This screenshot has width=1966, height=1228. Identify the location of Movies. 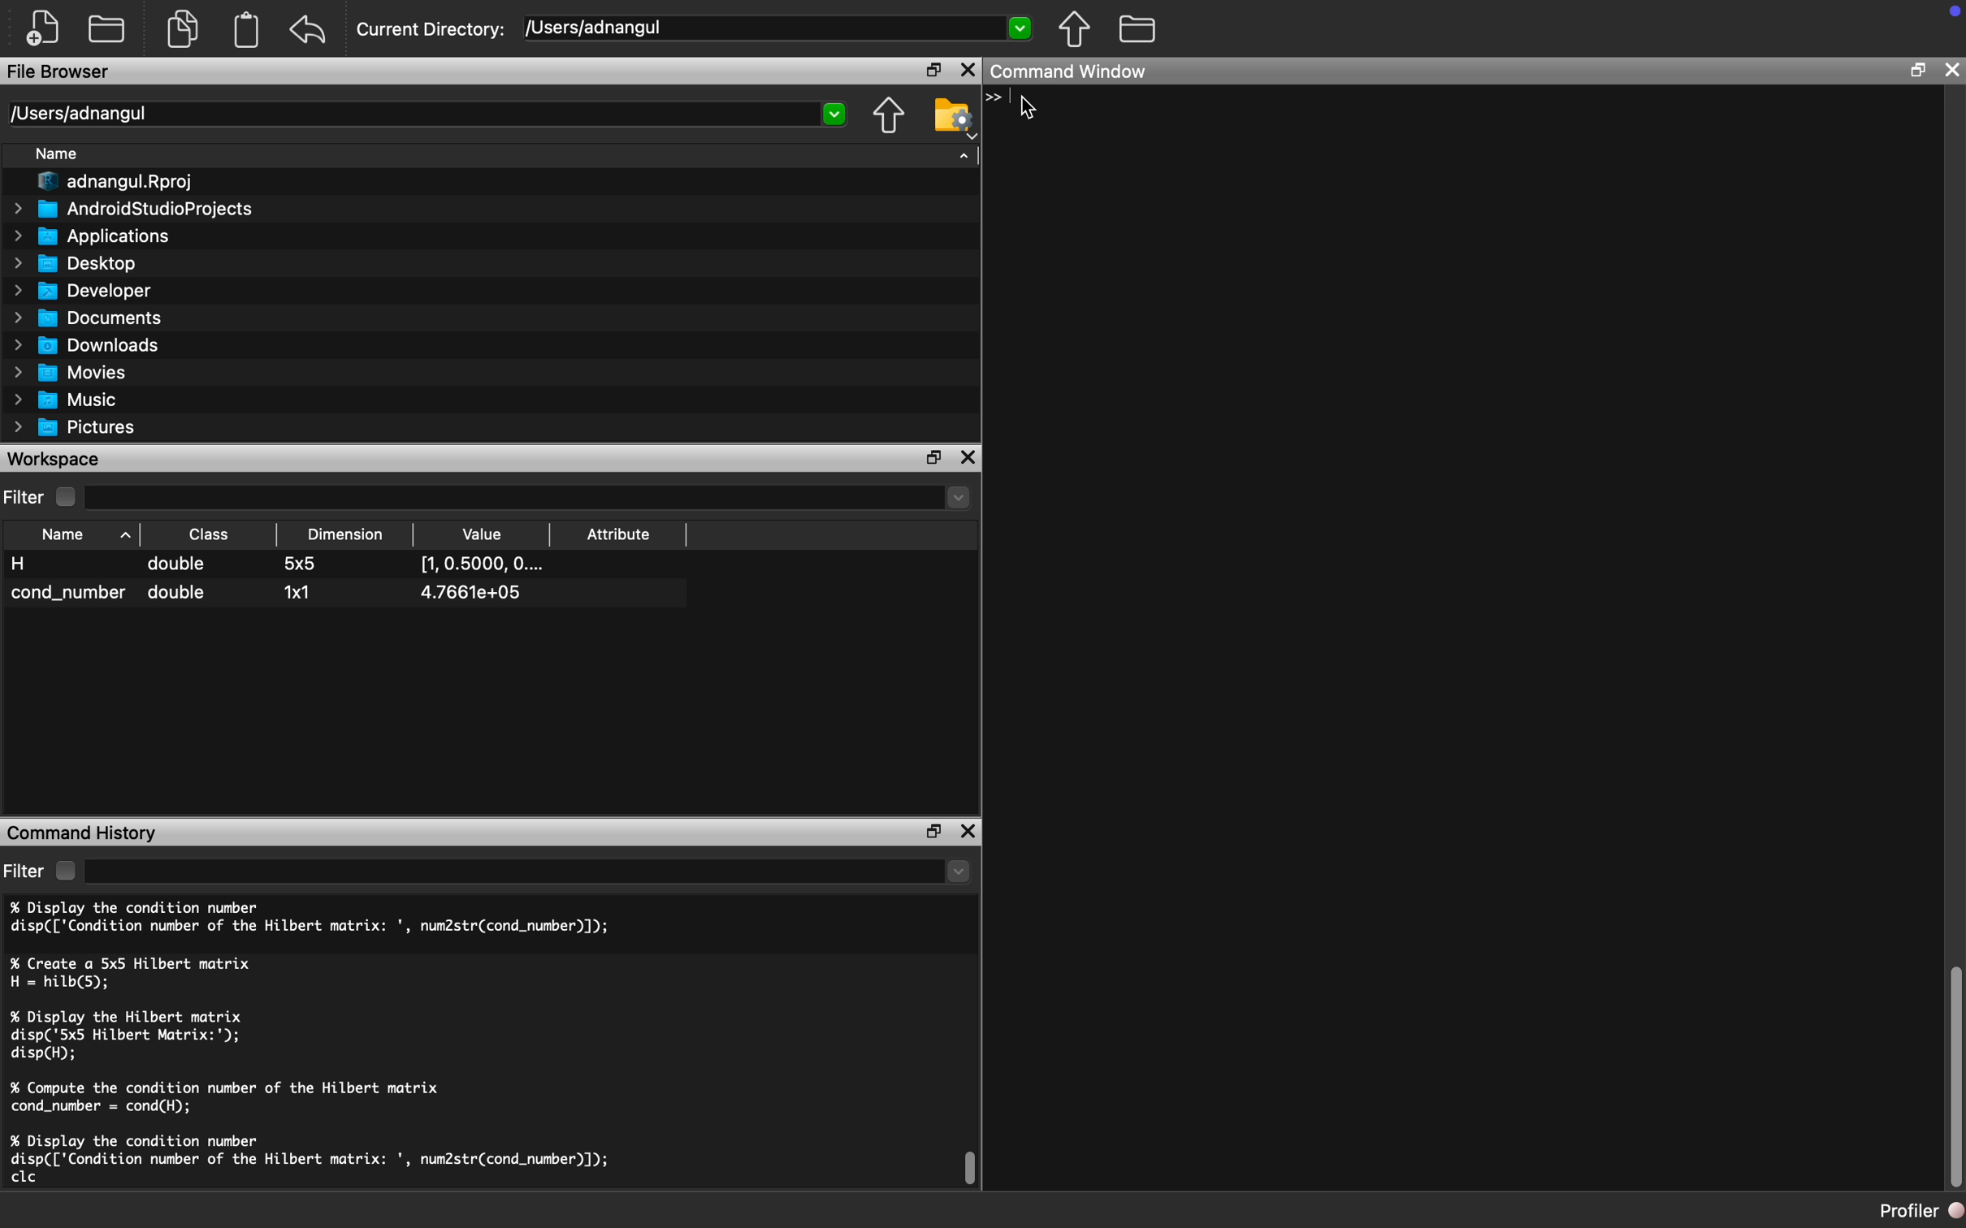
(67, 373).